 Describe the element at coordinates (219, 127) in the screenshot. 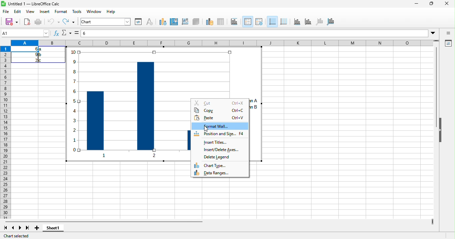

I see `format wall` at that location.